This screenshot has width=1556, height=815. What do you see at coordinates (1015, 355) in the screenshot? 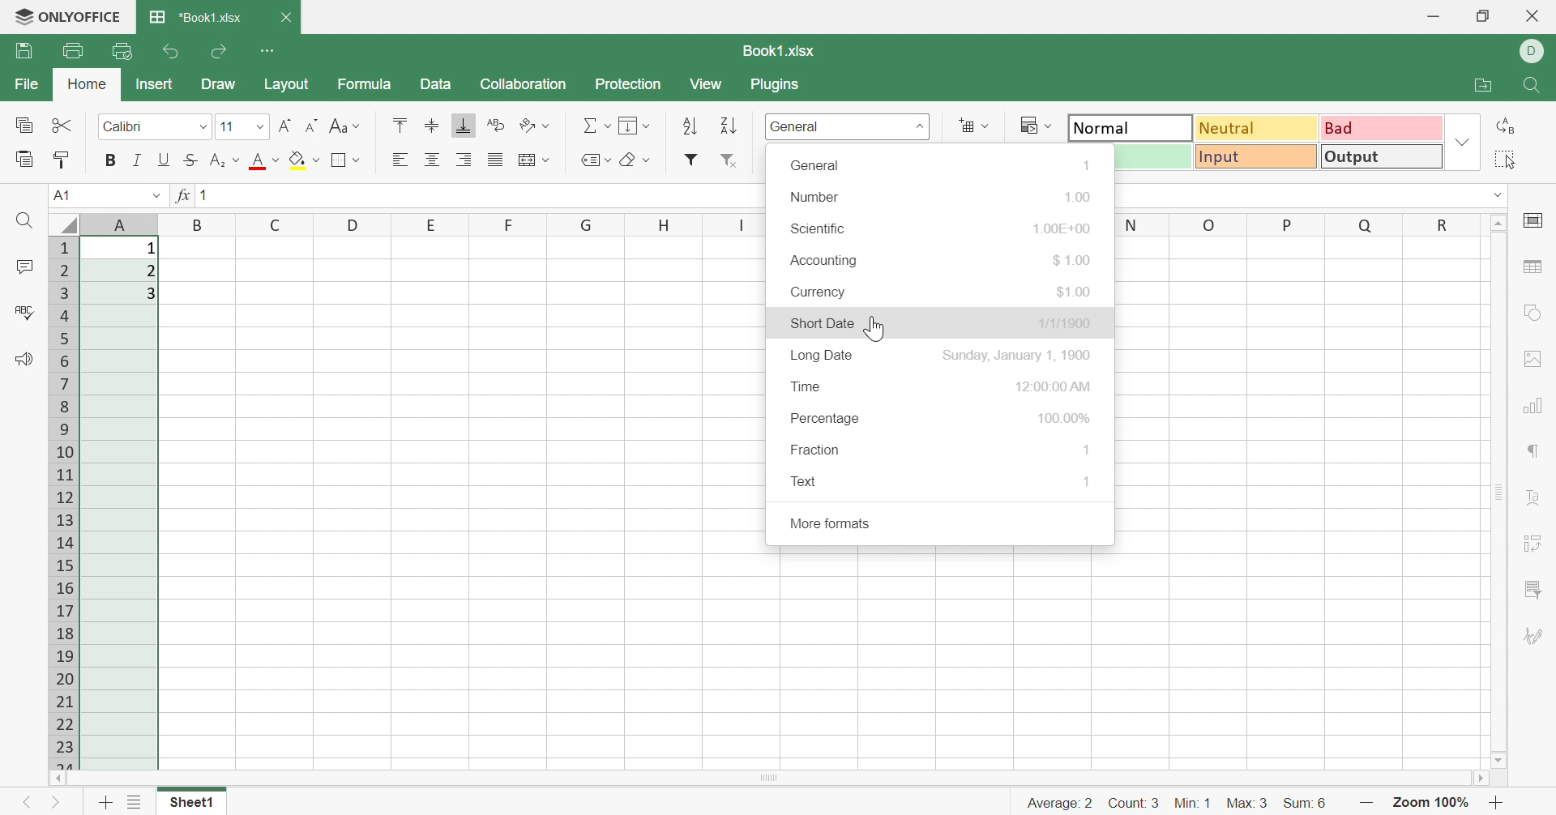
I see `Sunday, January 1, 1900` at bounding box center [1015, 355].